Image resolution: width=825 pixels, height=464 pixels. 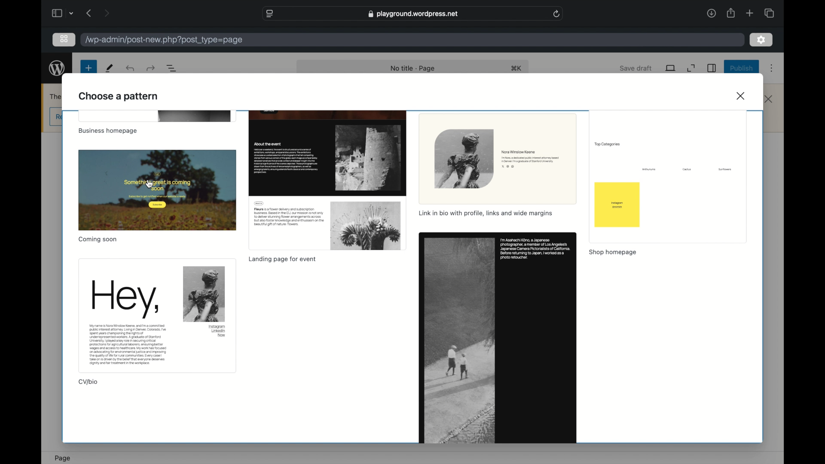 What do you see at coordinates (670, 68) in the screenshot?
I see `view` at bounding box center [670, 68].